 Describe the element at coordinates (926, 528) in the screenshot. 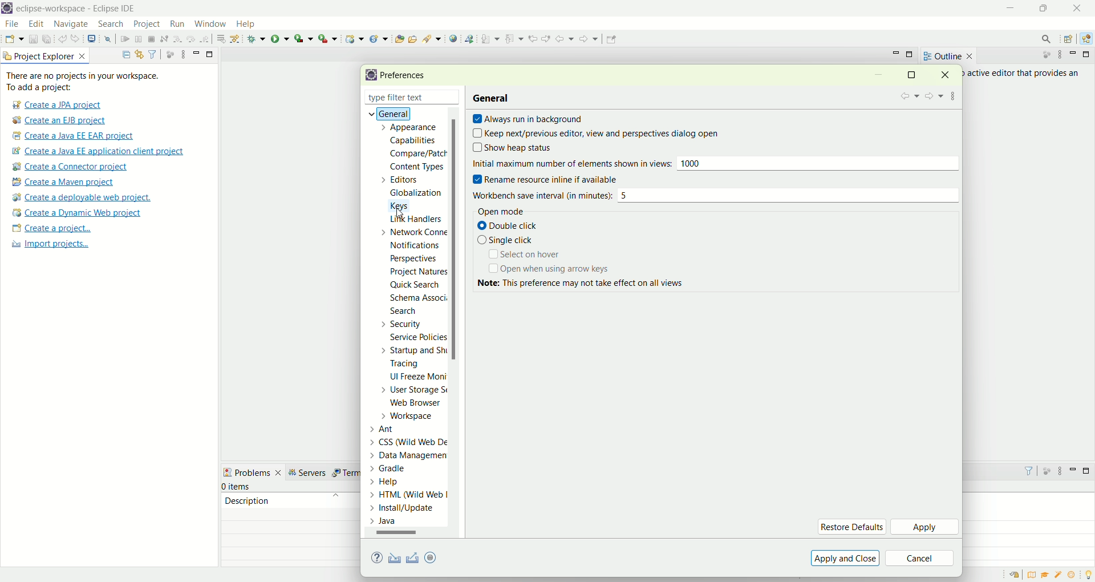

I see `apply` at that location.